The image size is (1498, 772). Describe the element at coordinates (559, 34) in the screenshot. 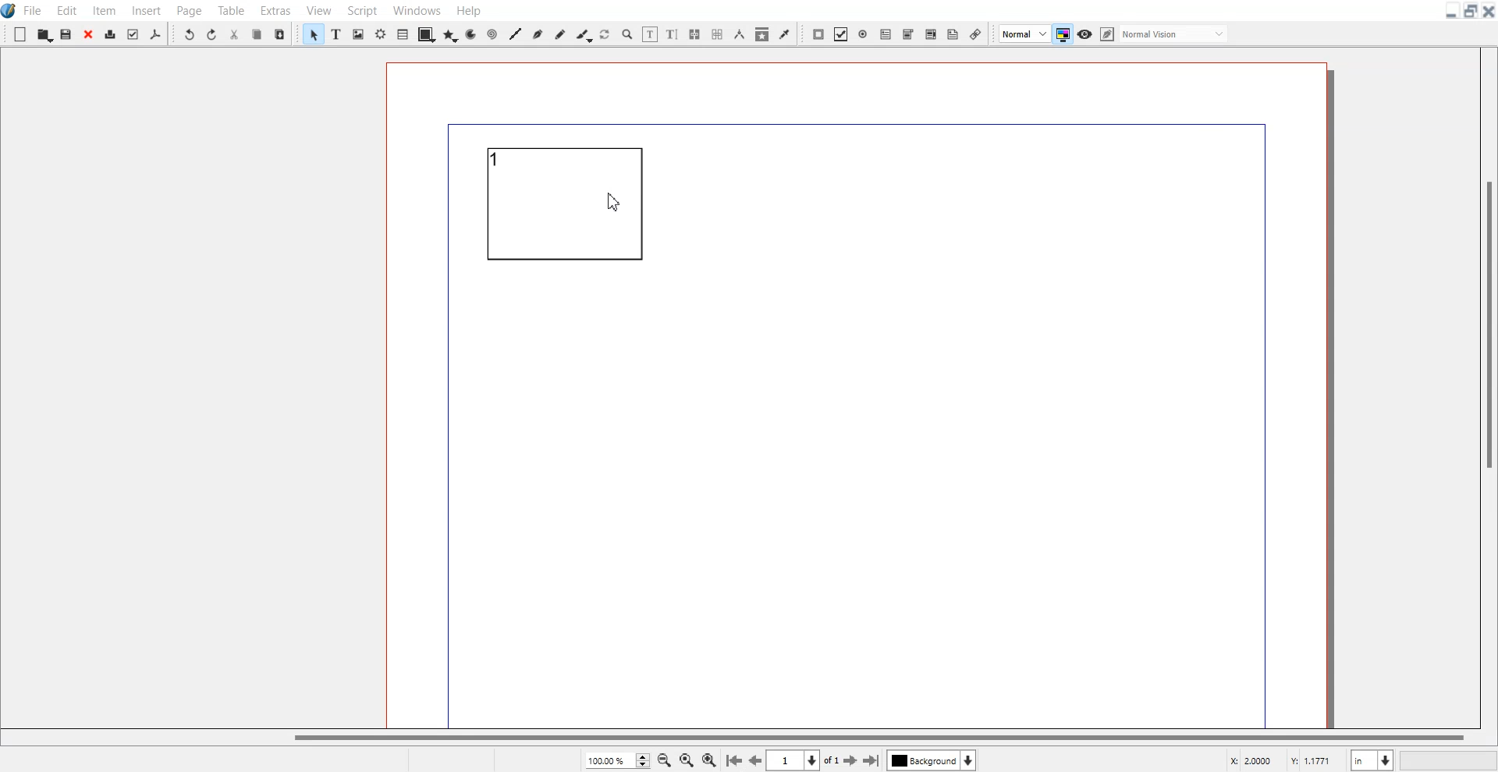

I see `Freehand line` at that location.